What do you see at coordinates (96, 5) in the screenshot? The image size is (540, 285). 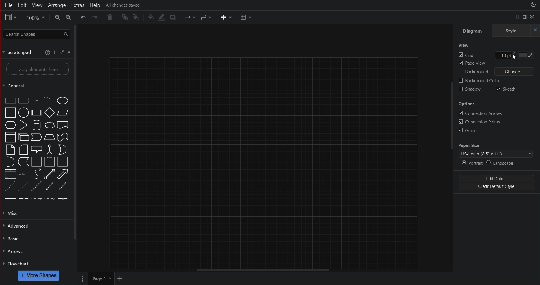 I see `Help` at bounding box center [96, 5].